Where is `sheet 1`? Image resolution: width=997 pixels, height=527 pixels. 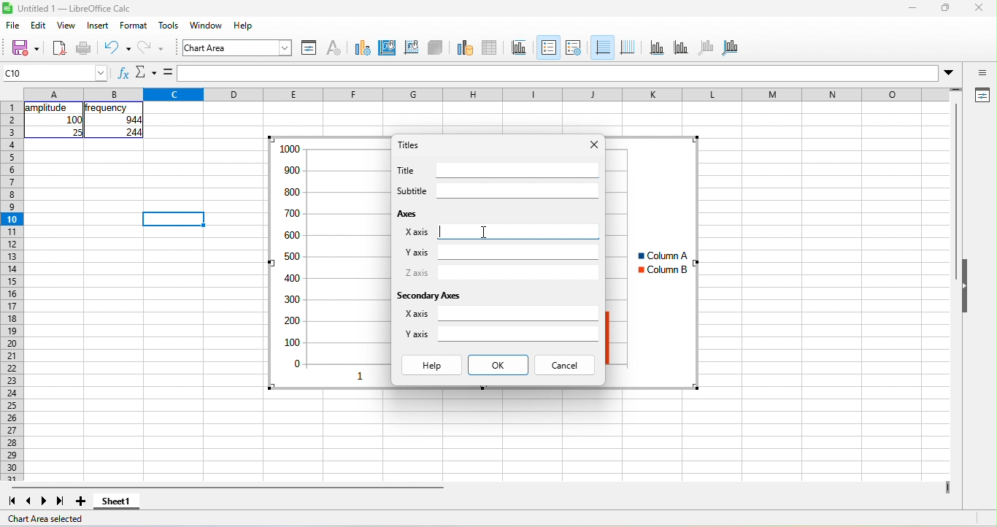 sheet 1 is located at coordinates (117, 501).